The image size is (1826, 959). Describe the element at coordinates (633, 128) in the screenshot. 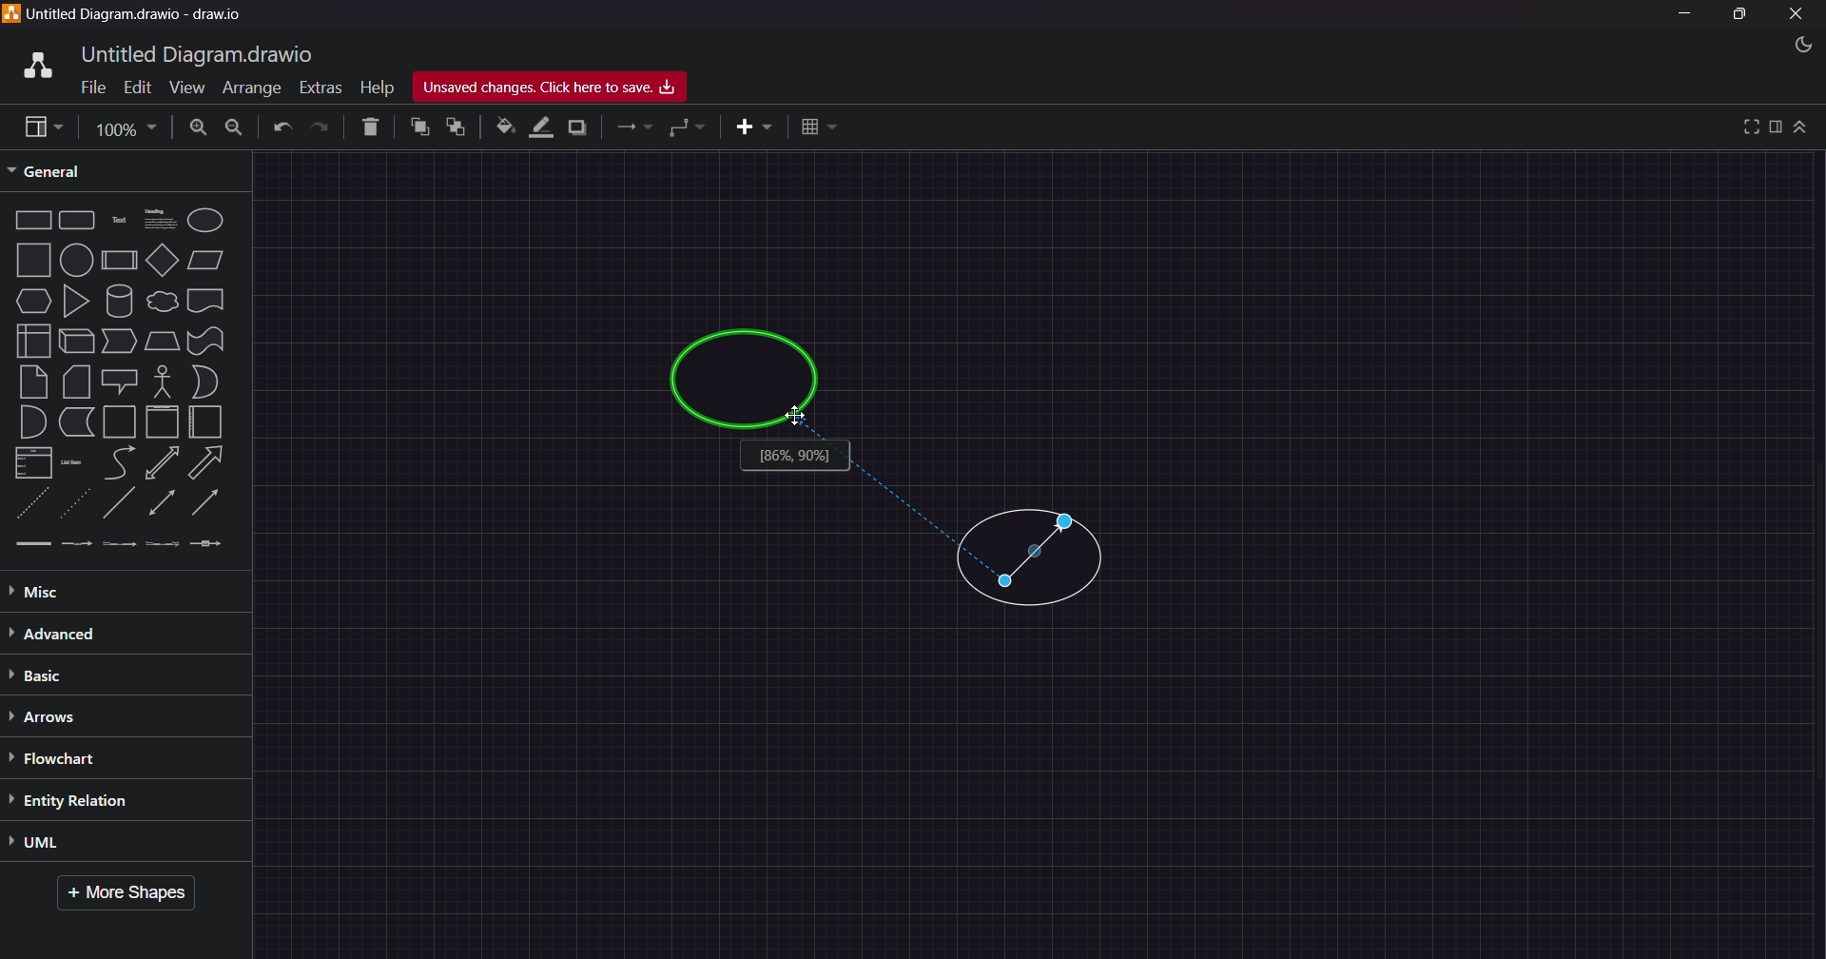

I see `connections` at that location.